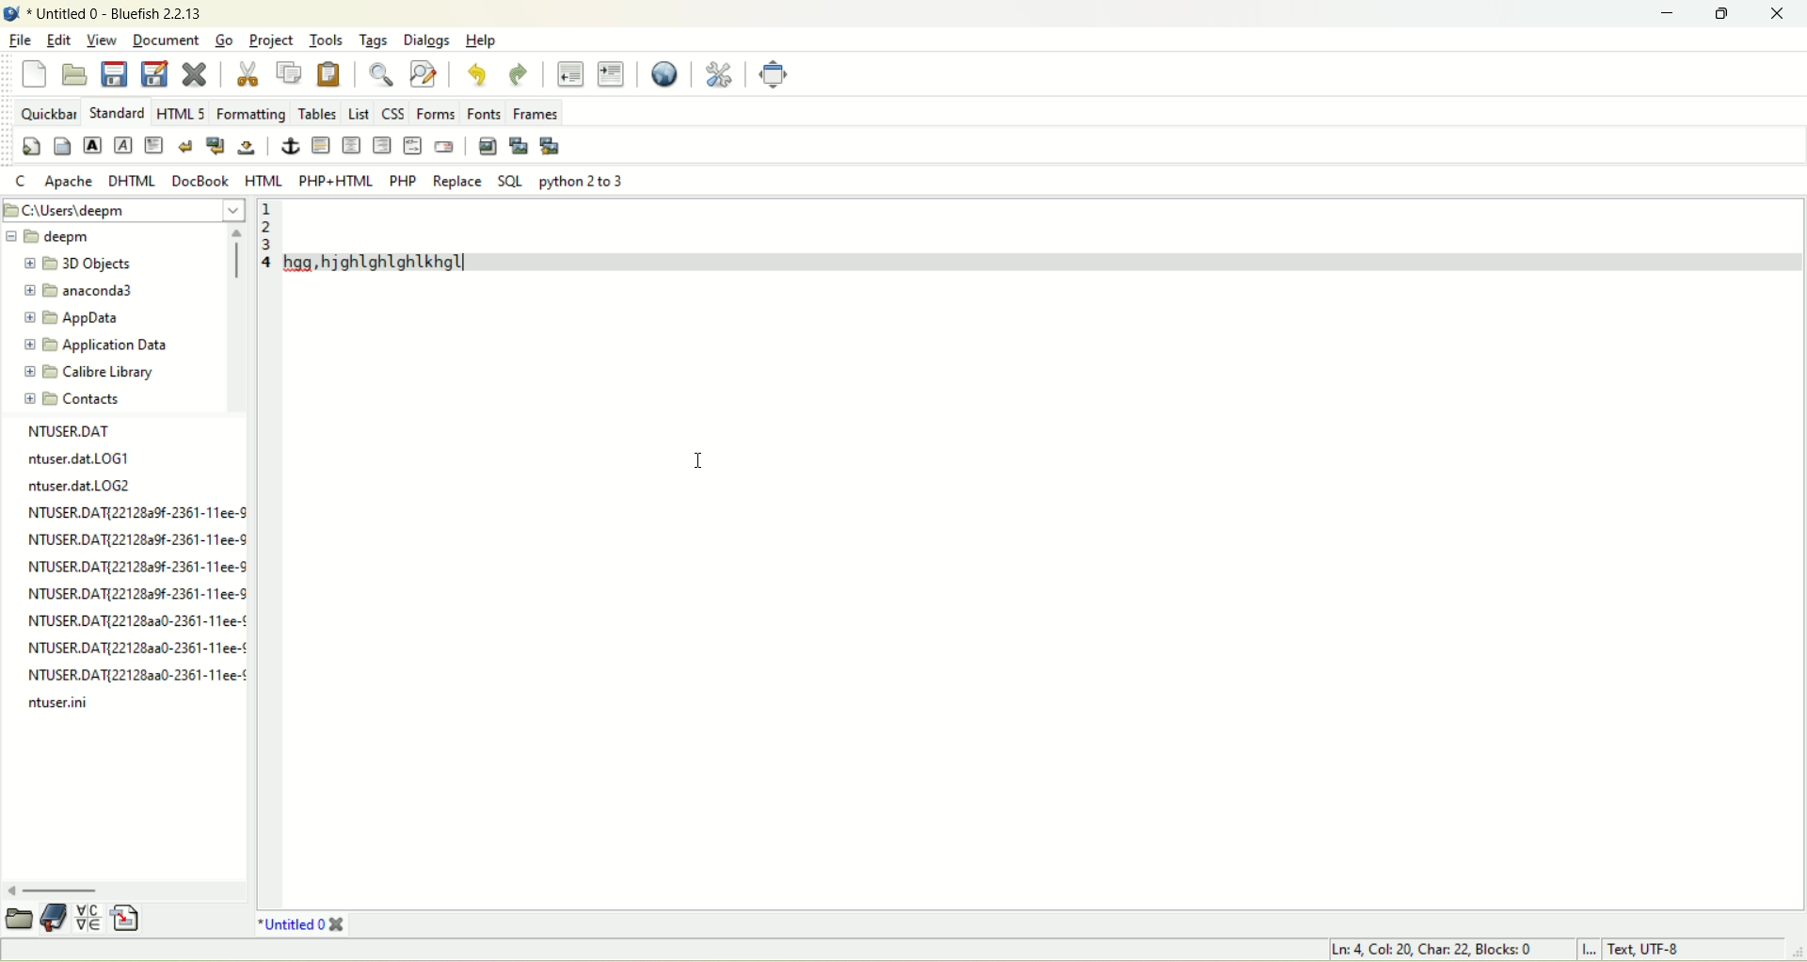 This screenshot has width=1807, height=962. I want to click on folder name, so click(78, 317).